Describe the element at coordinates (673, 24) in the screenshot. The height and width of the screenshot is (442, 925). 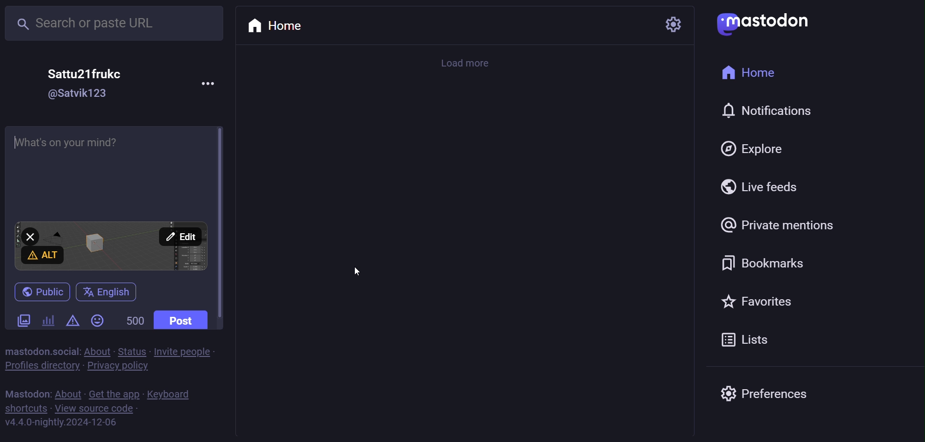
I see `setting` at that location.